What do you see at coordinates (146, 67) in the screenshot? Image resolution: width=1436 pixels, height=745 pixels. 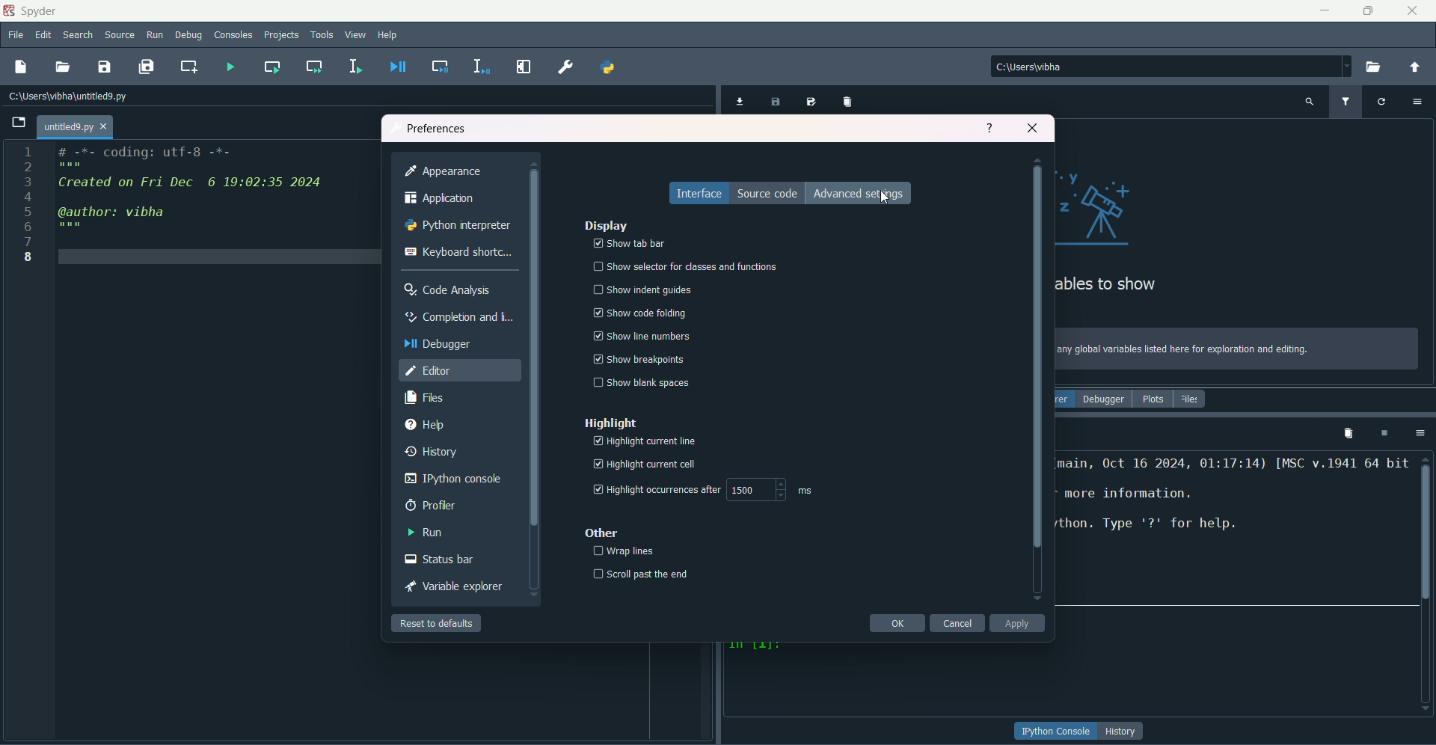 I see `save all` at bounding box center [146, 67].